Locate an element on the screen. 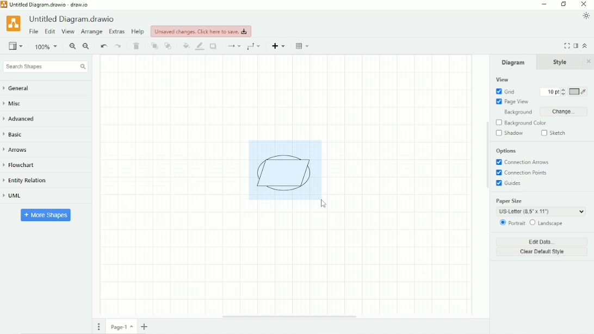  Zoom factor is located at coordinates (47, 47).